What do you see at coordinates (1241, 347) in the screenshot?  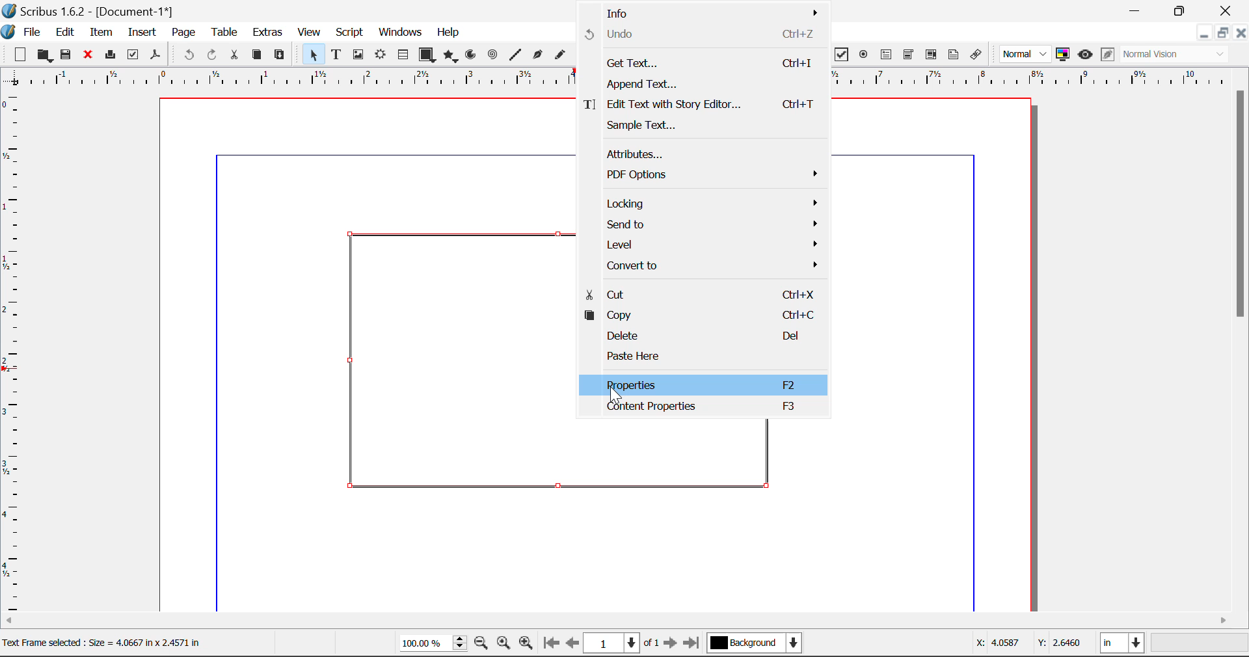 I see `Scroll Bar` at bounding box center [1241, 347].